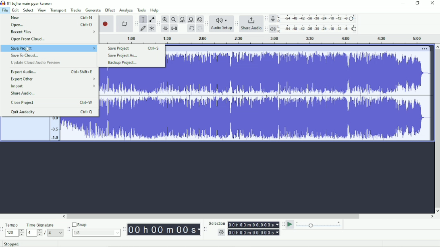 This screenshot has width=440, height=247. Describe the element at coordinates (107, 23) in the screenshot. I see `Record` at that location.